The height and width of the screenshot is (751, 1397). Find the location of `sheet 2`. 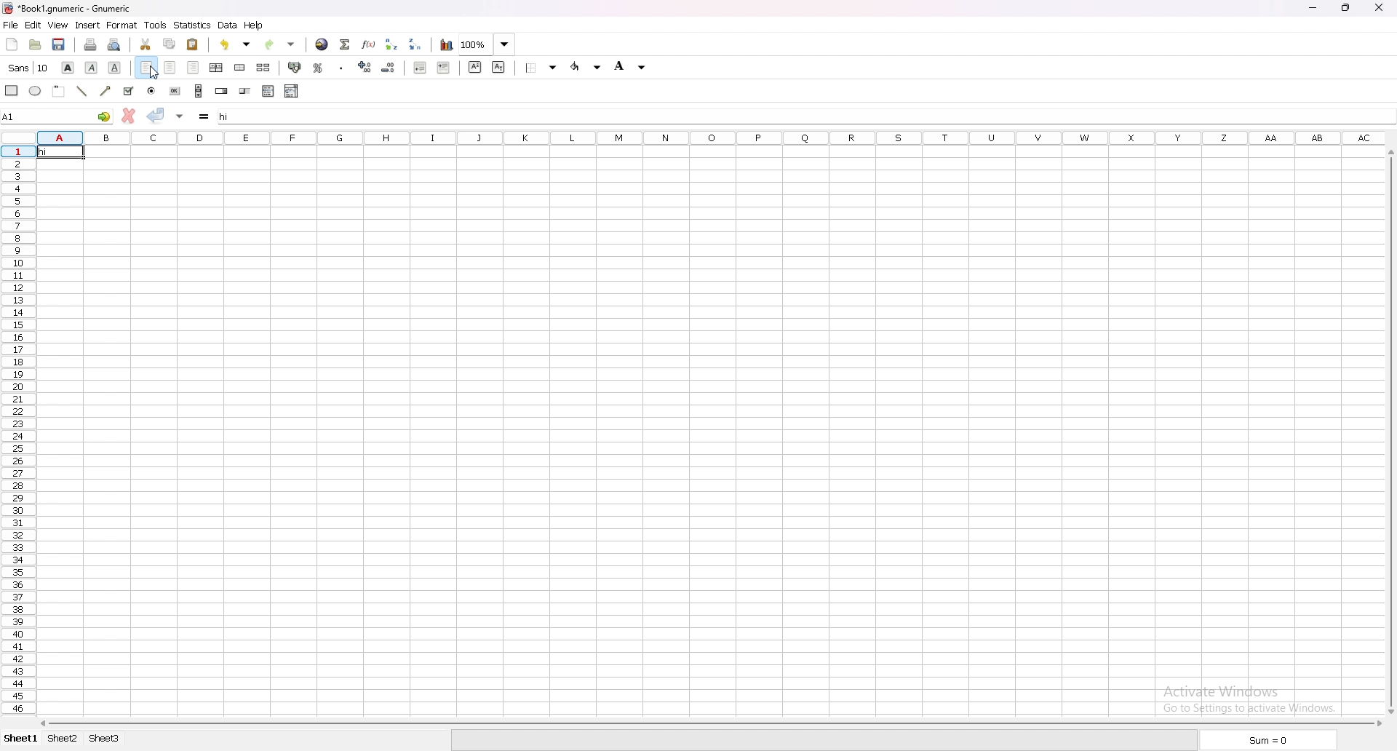

sheet 2 is located at coordinates (63, 738).